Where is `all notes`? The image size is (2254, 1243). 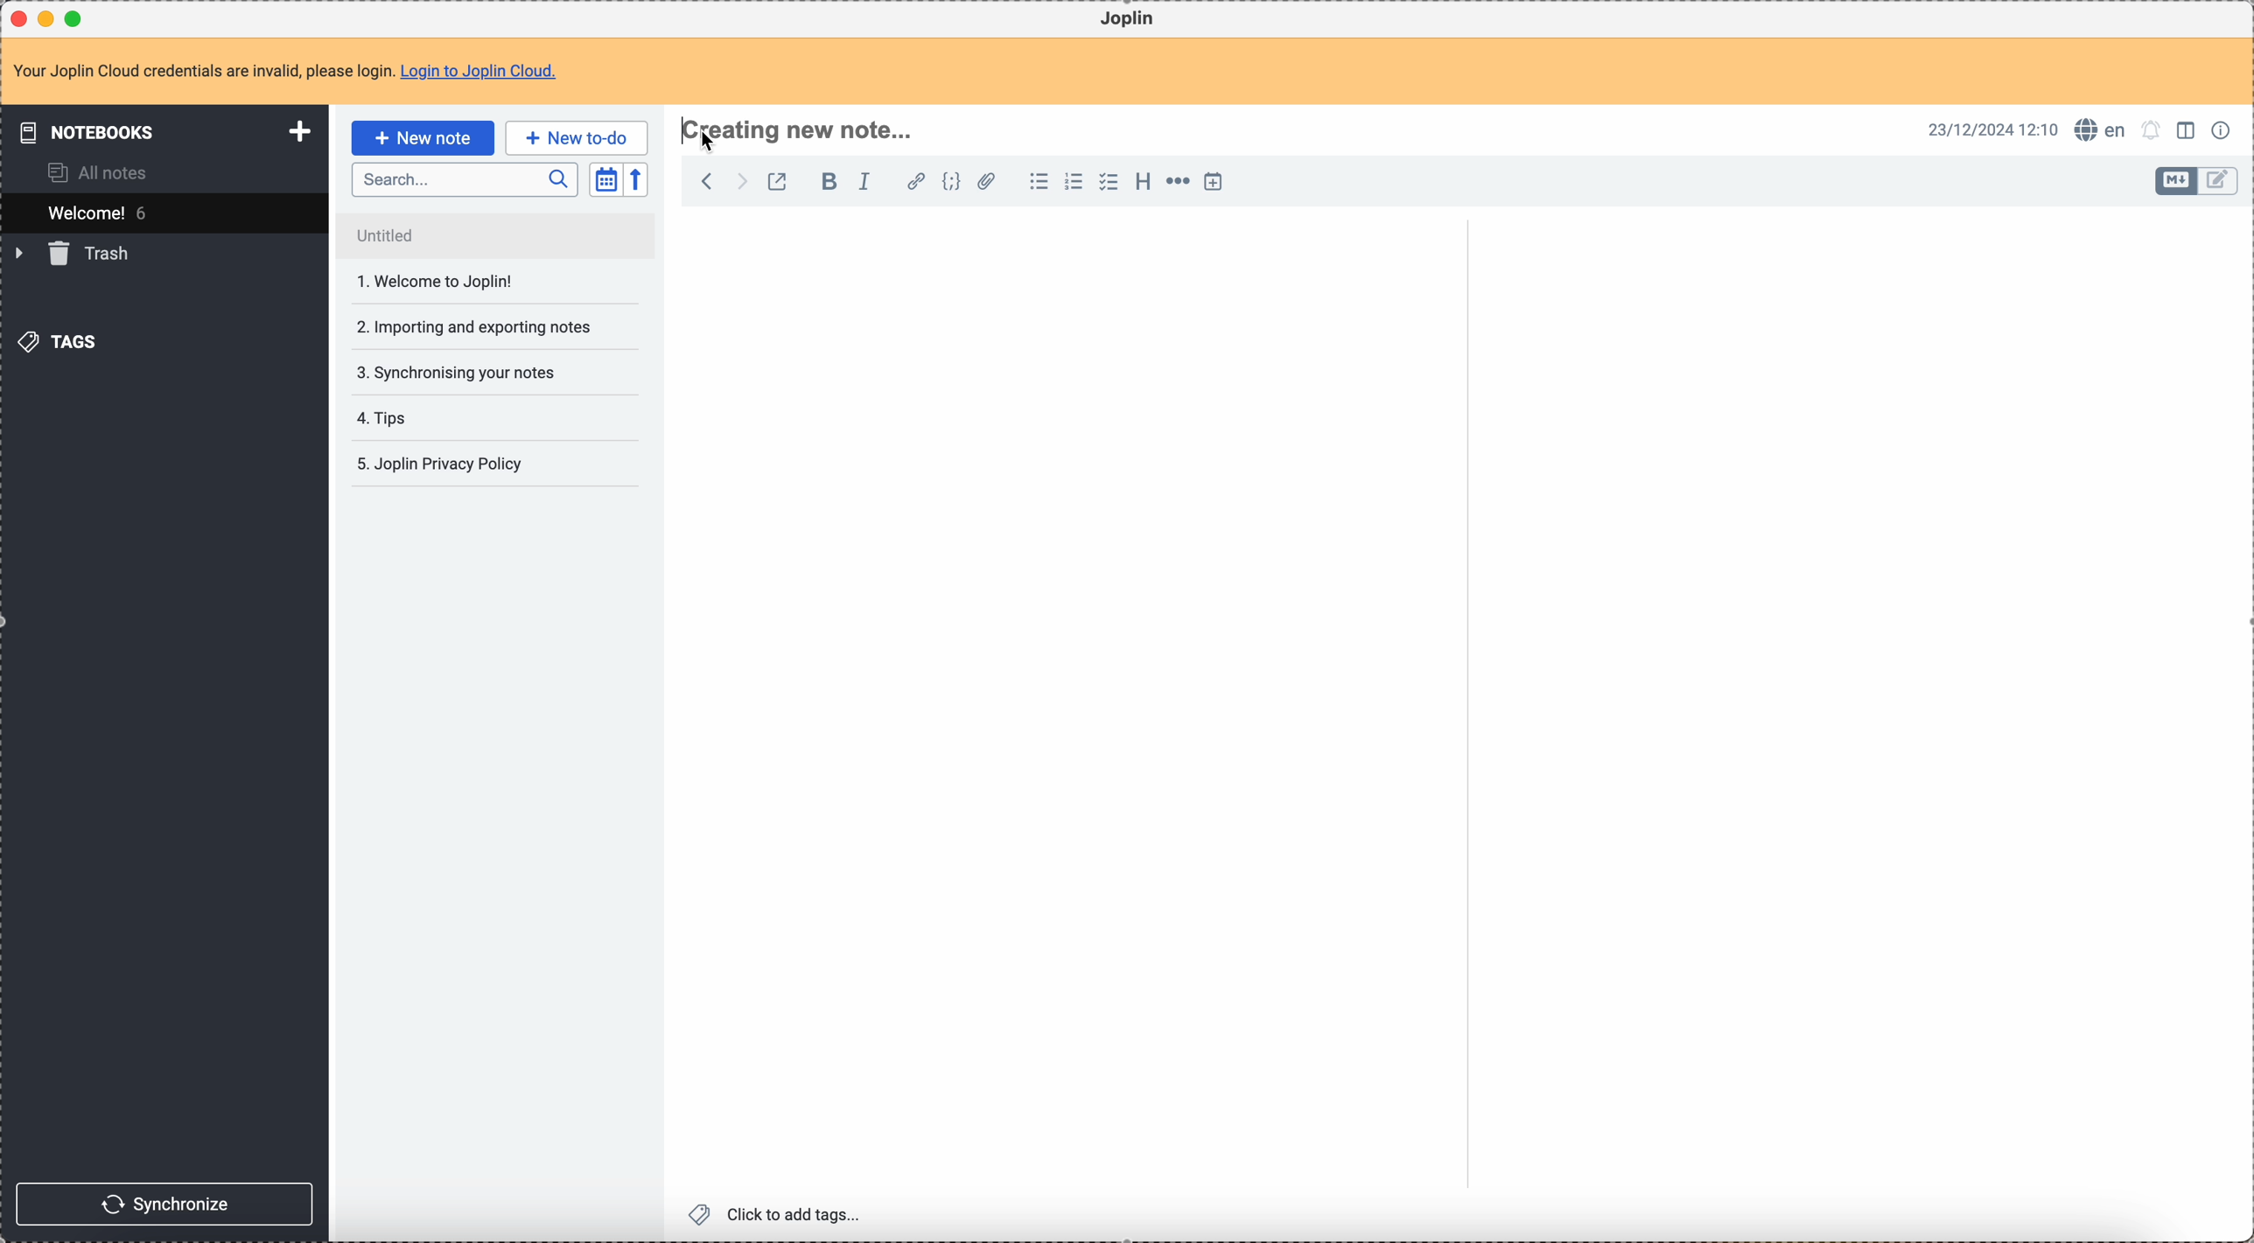
all notes is located at coordinates (90, 172).